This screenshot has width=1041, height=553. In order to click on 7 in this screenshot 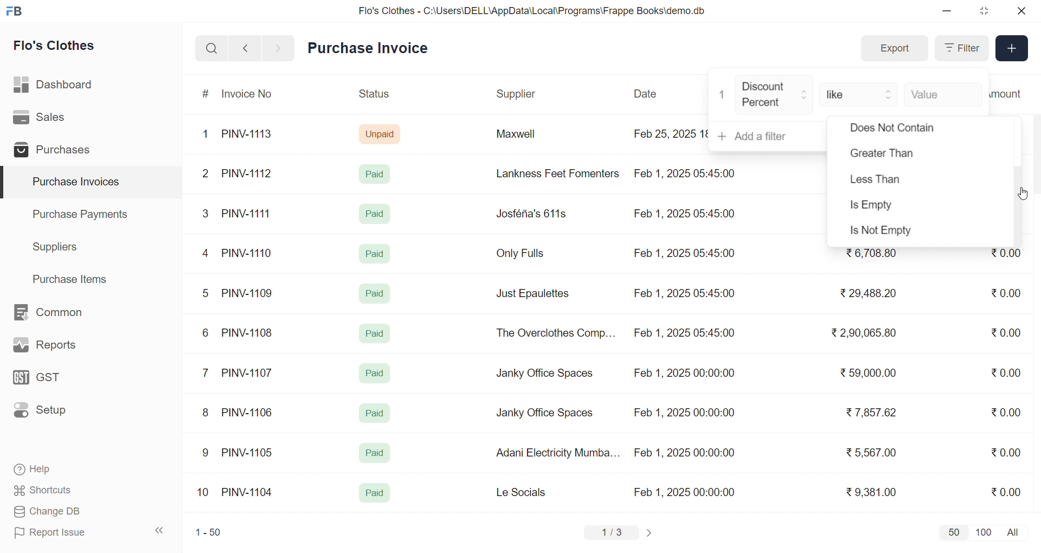, I will do `click(208, 372)`.